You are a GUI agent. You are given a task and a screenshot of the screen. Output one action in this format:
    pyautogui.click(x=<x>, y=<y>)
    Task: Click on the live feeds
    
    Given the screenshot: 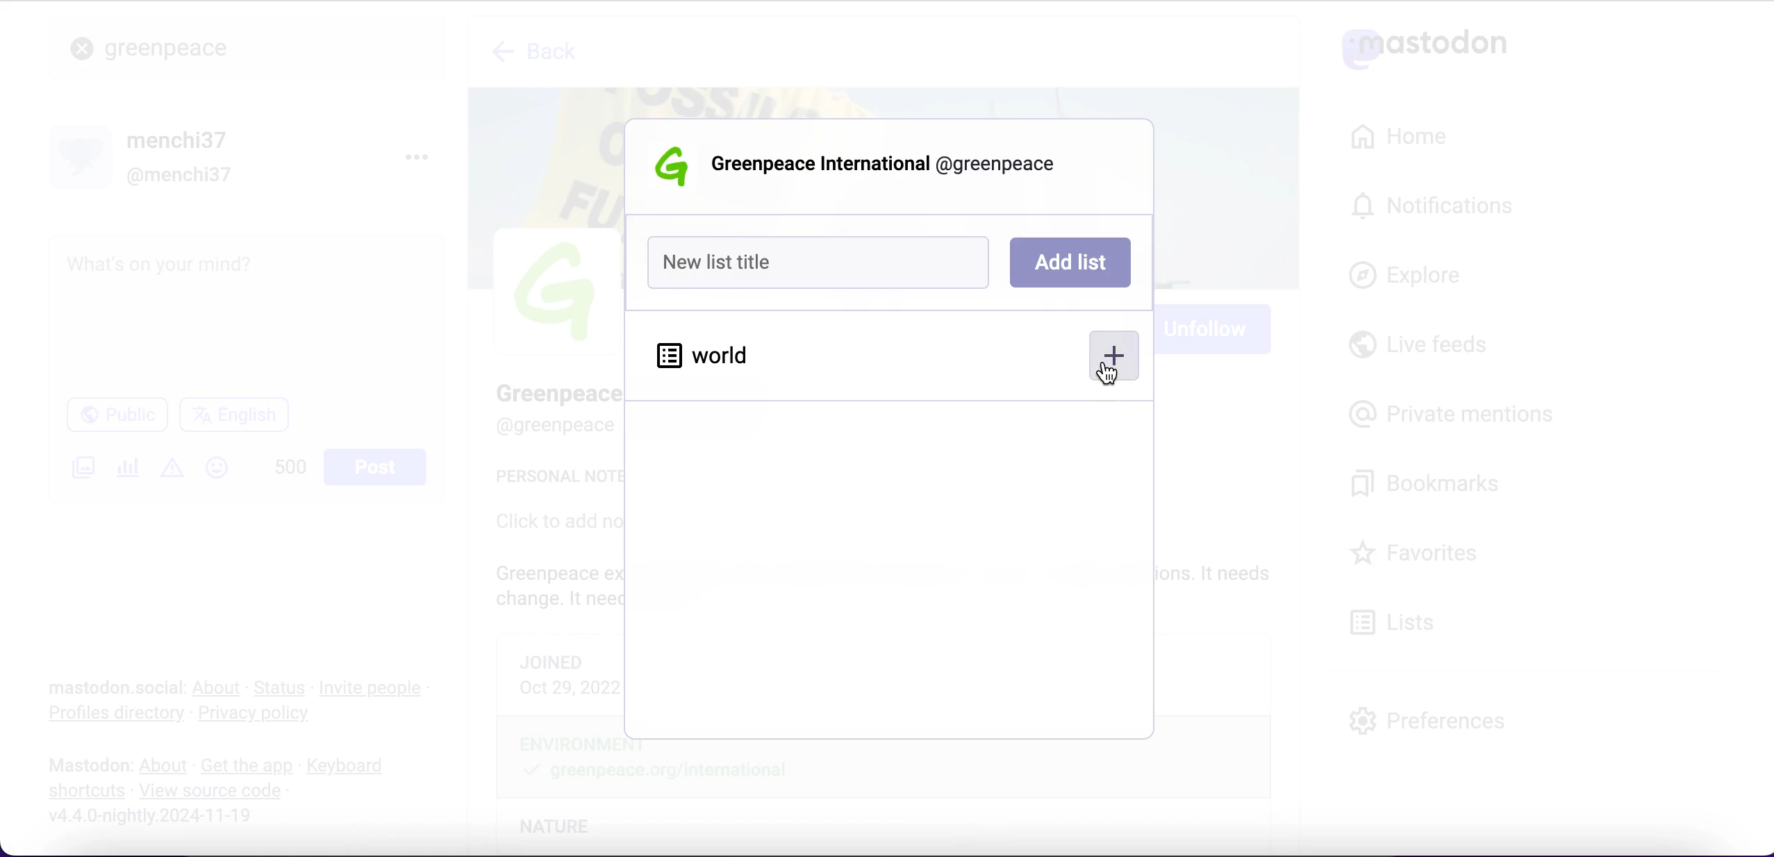 What is the action you would take?
    pyautogui.click(x=1419, y=349)
    